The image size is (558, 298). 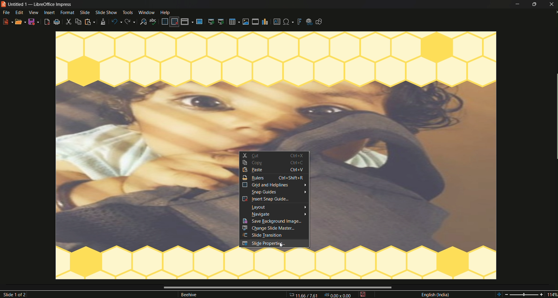 What do you see at coordinates (78, 22) in the screenshot?
I see `copy` at bounding box center [78, 22].